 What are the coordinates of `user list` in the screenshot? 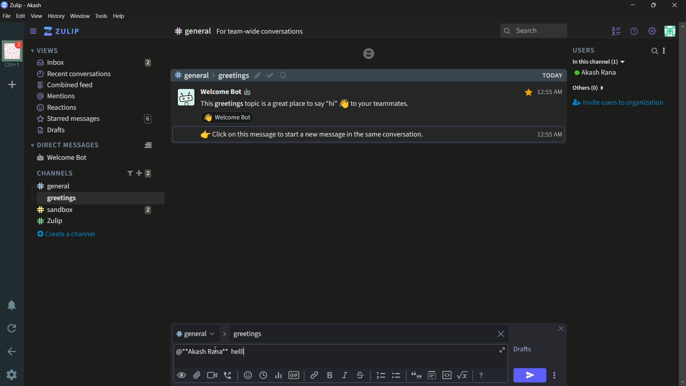 It's located at (617, 31).